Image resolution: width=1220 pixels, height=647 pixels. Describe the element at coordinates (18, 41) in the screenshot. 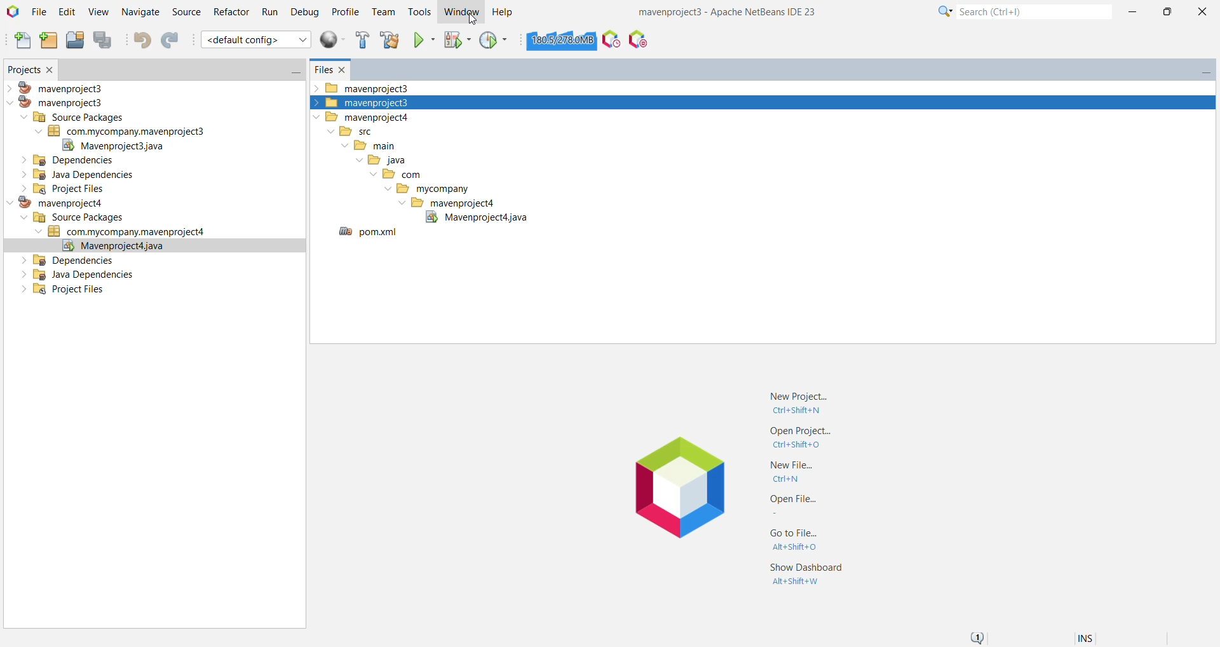

I see `New File` at that location.